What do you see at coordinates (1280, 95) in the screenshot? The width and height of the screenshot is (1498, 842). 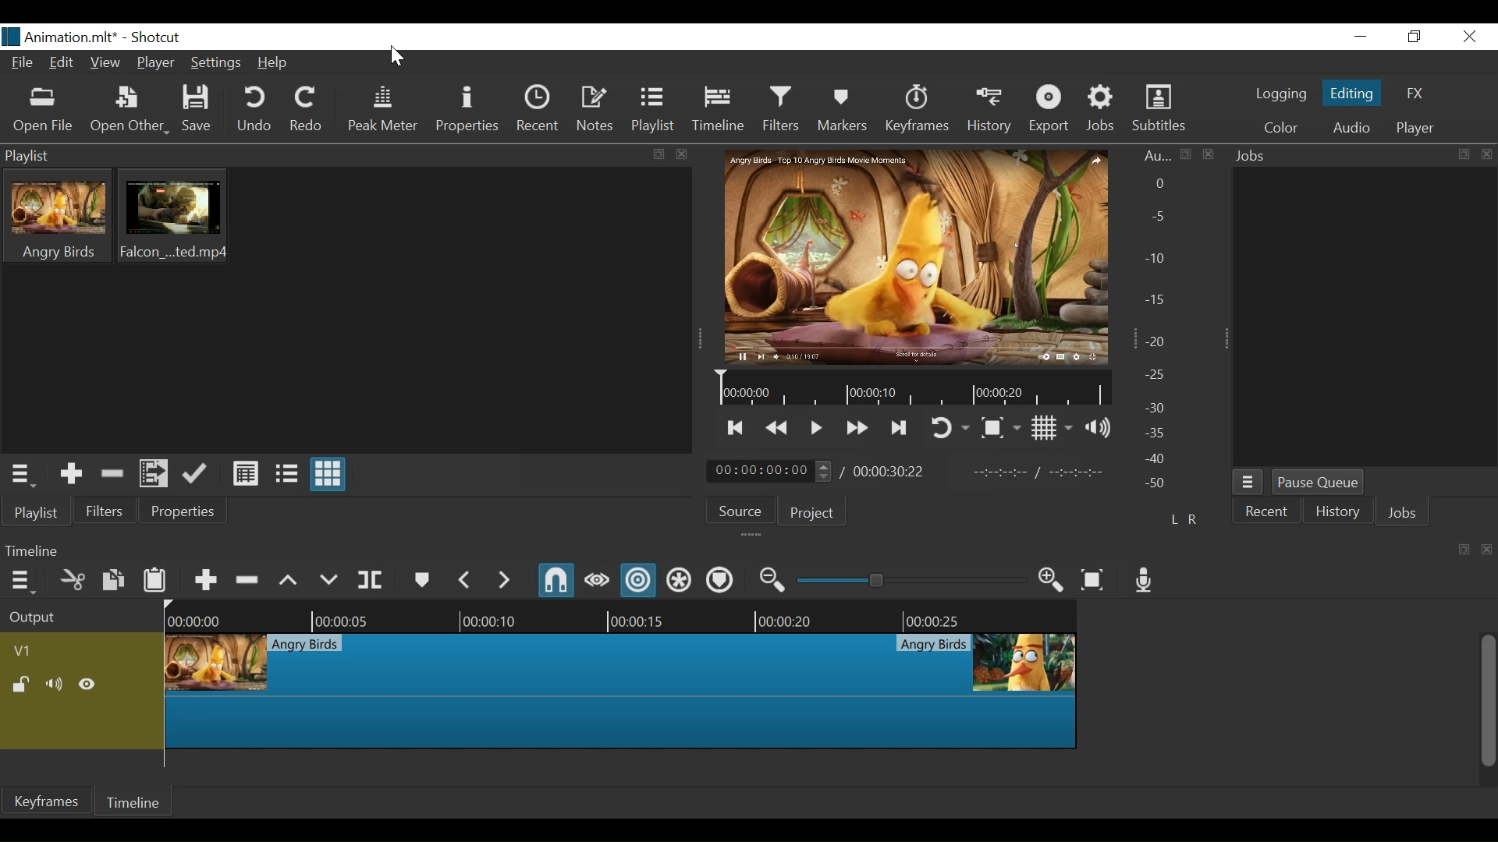 I see `logging` at bounding box center [1280, 95].